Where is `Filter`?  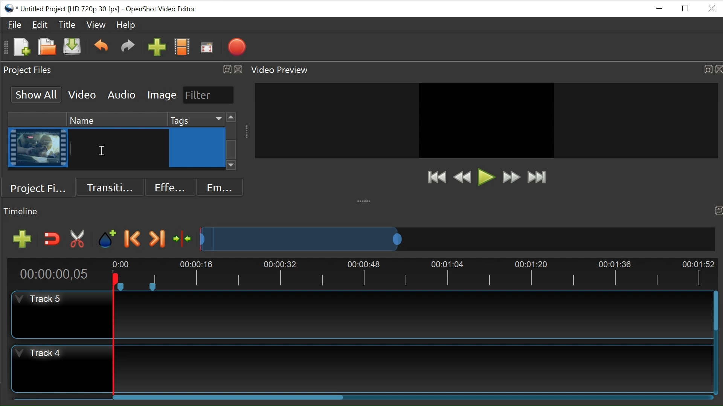
Filter is located at coordinates (207, 95).